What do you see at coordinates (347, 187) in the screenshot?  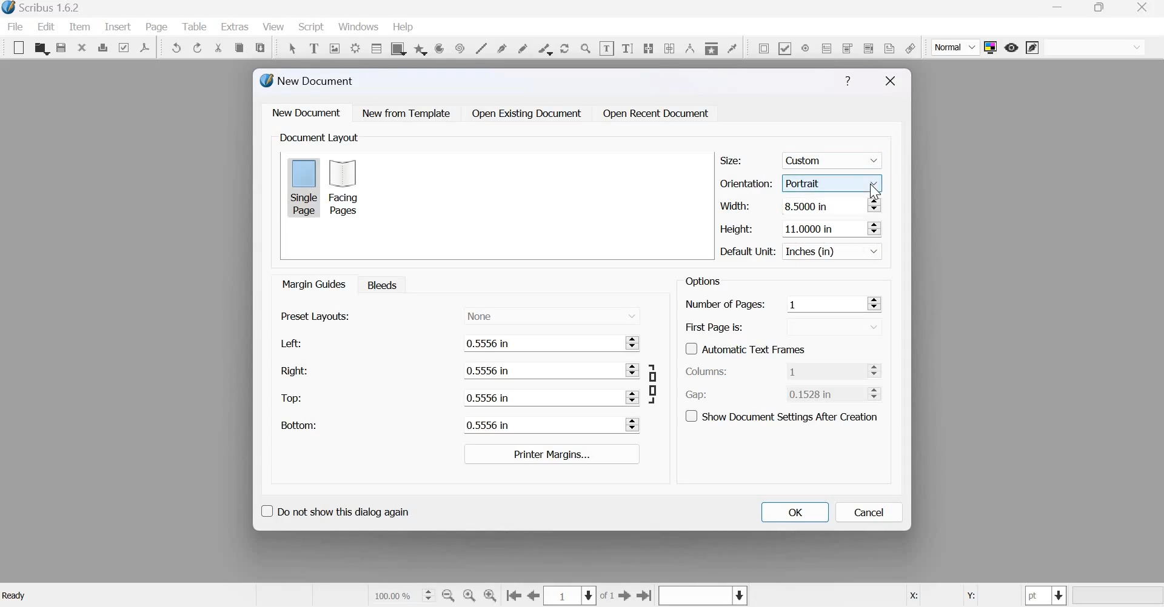 I see `Facing pages` at bounding box center [347, 187].